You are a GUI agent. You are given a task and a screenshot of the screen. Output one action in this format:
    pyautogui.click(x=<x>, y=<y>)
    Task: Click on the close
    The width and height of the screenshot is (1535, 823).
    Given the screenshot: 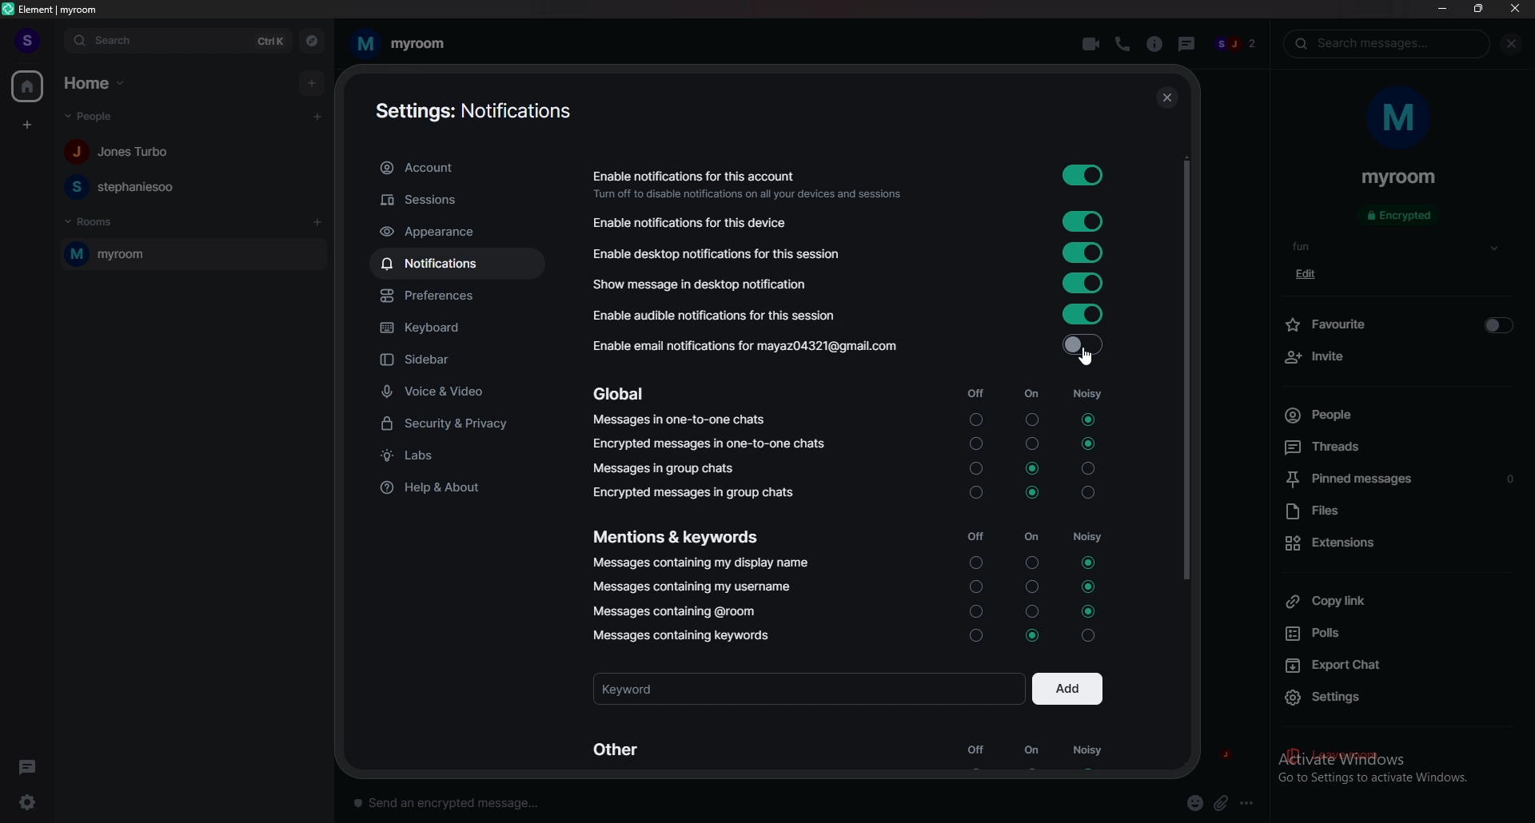 What is the action you would take?
    pyautogui.click(x=1164, y=97)
    